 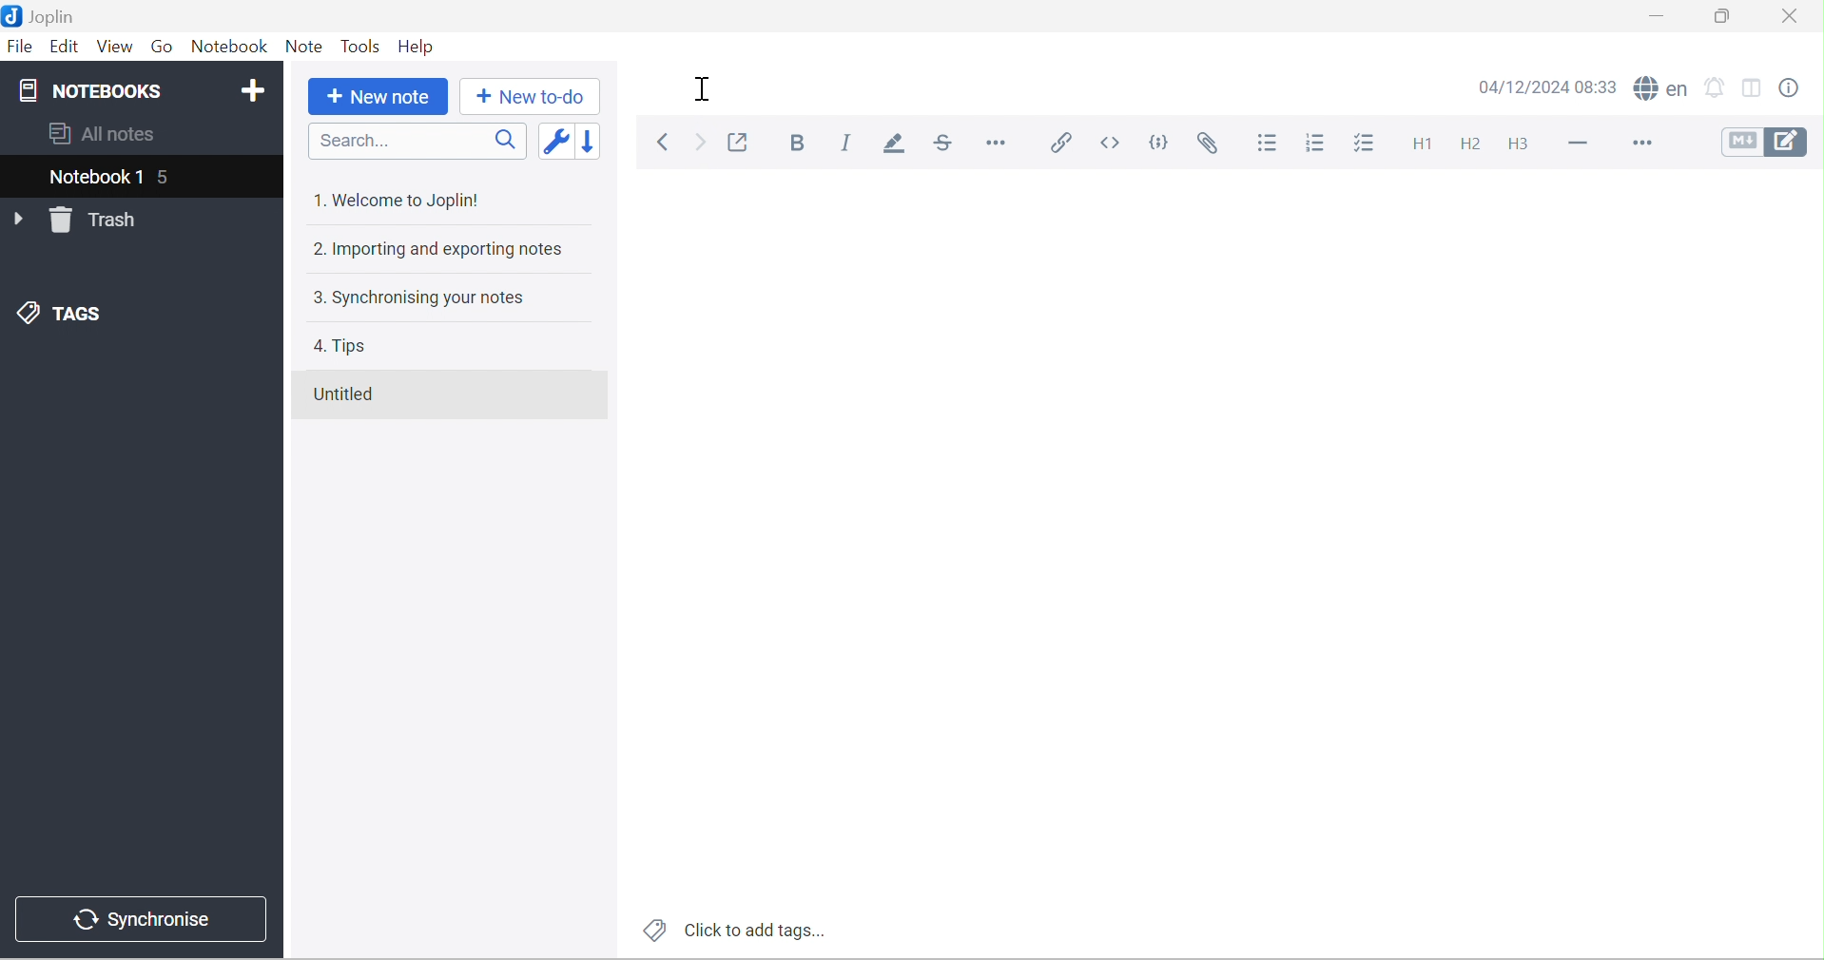 I want to click on Close, so click(x=1796, y=19).